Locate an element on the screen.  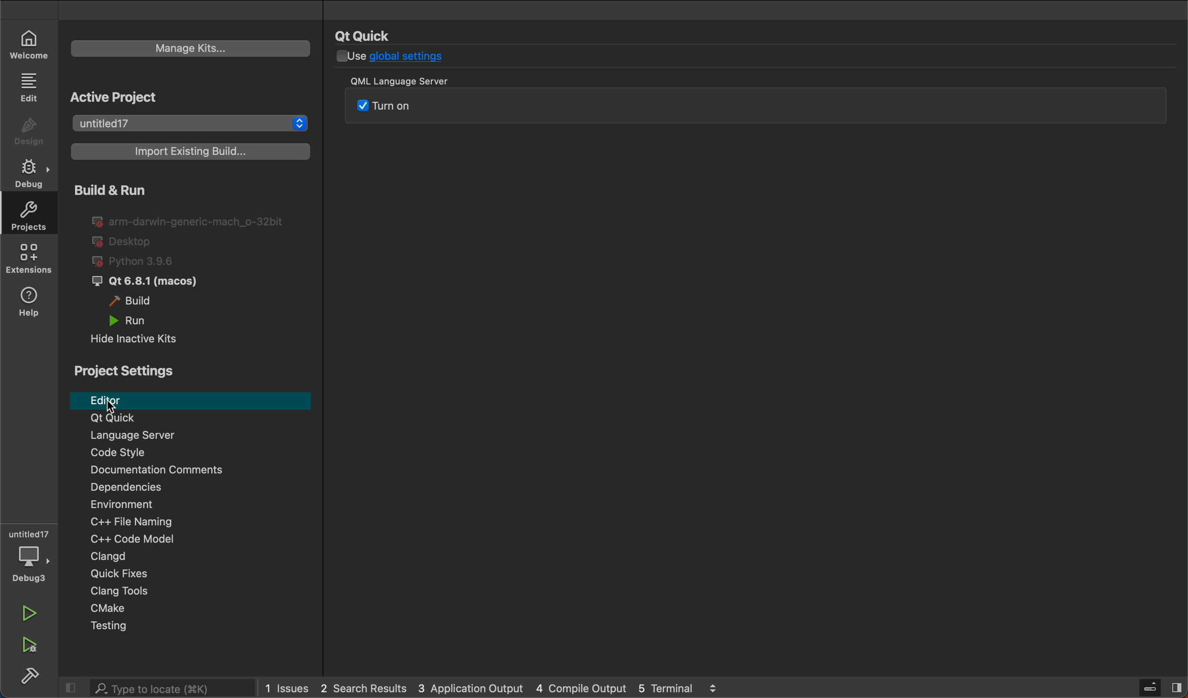
debug is located at coordinates (33, 172).